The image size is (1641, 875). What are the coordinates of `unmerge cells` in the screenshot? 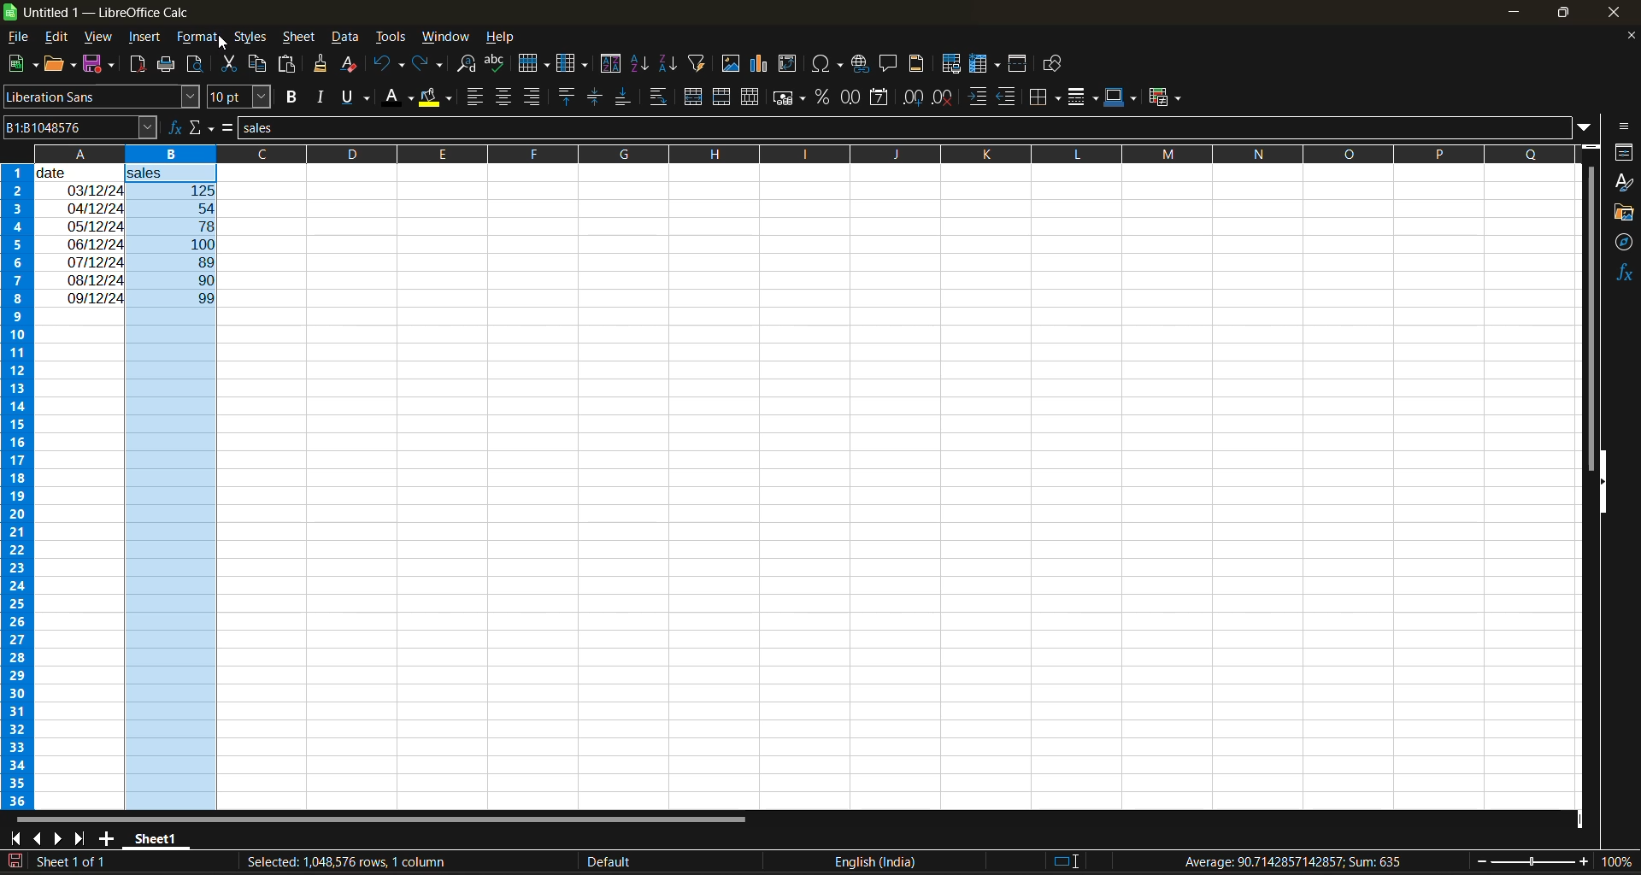 It's located at (750, 98).